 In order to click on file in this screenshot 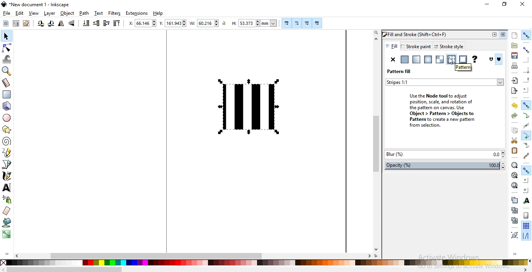, I will do `click(7, 14)`.